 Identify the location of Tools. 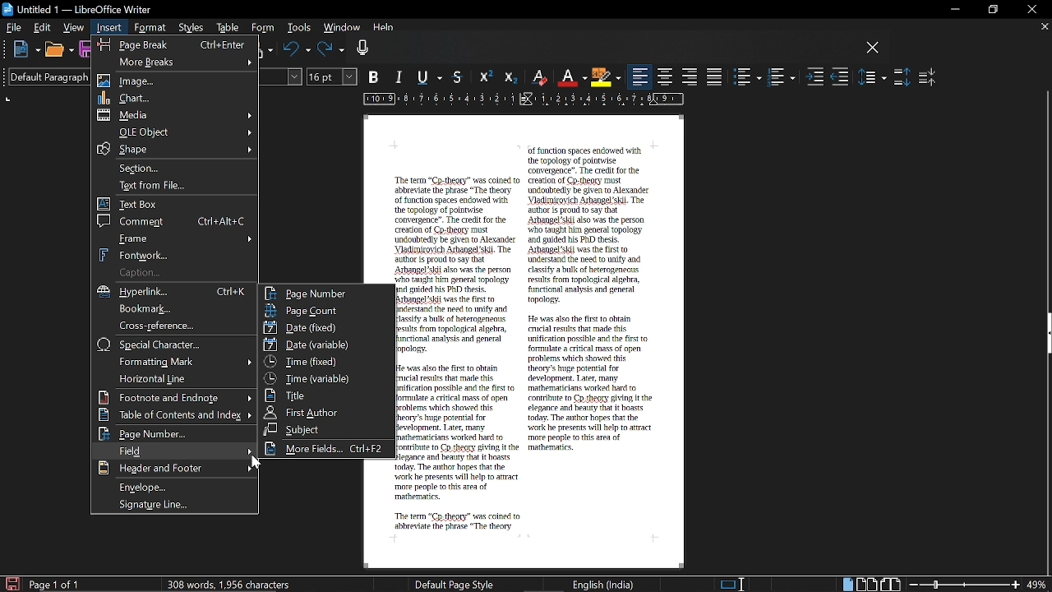
(298, 29).